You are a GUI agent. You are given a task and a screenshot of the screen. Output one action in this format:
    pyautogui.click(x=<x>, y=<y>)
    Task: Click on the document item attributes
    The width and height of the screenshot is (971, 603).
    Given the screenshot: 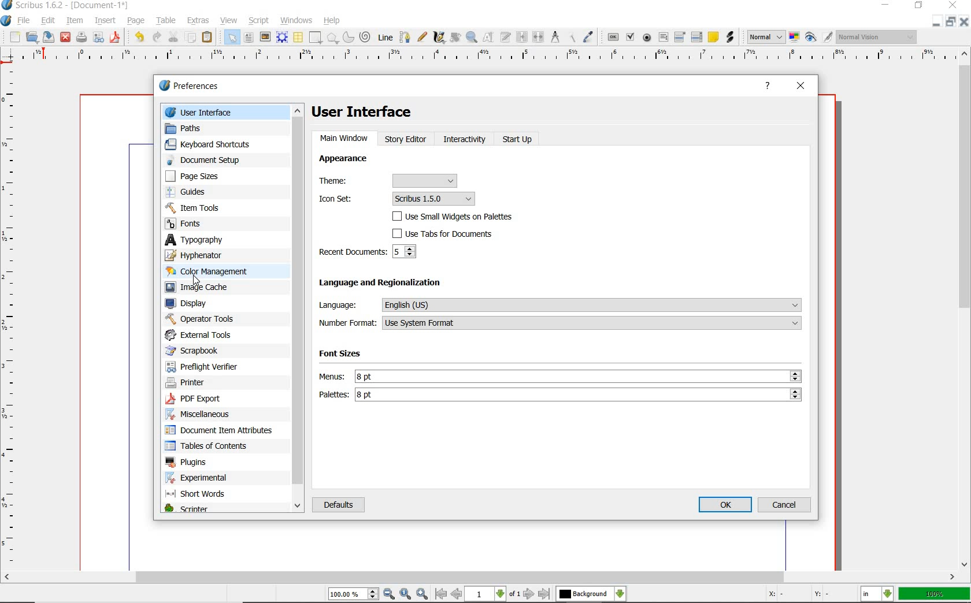 What is the action you would take?
    pyautogui.click(x=221, y=431)
    